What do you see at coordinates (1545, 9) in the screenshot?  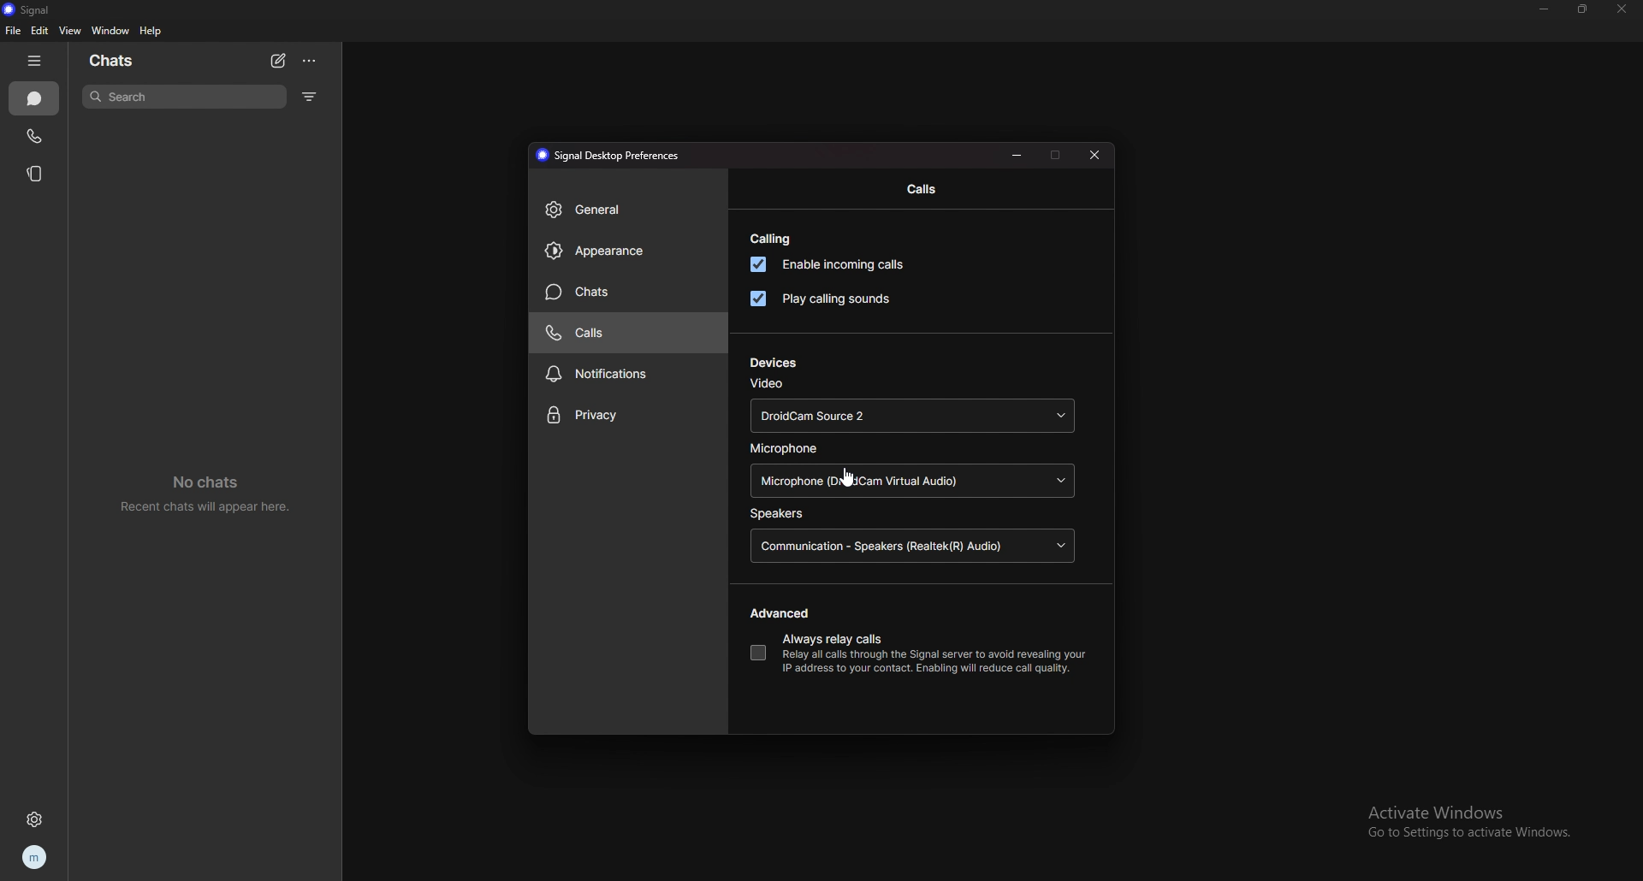 I see `minimize` at bounding box center [1545, 9].